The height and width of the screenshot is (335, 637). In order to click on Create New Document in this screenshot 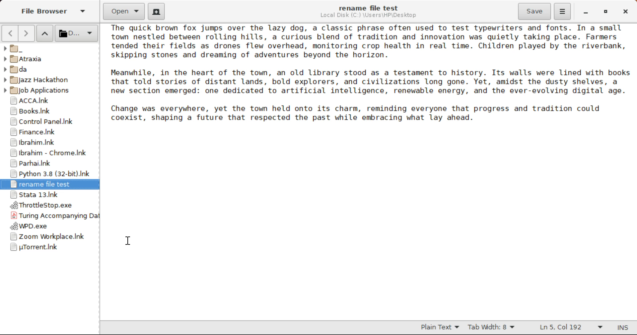, I will do `click(156, 11)`.